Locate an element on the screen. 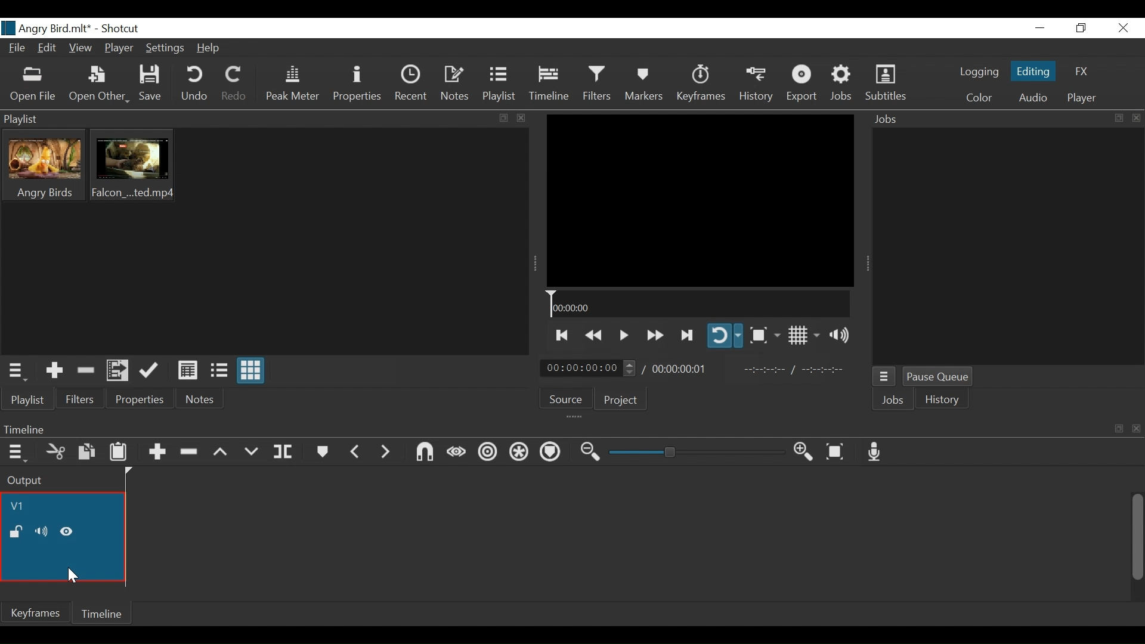 Image resolution: width=1145 pixels, height=644 pixels. Notes is located at coordinates (201, 400).